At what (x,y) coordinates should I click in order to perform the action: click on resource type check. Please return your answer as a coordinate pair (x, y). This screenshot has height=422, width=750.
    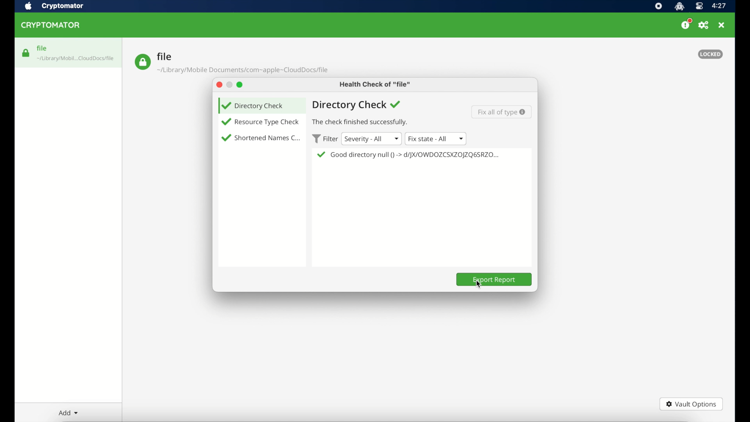
    Looking at the image, I should click on (268, 122).